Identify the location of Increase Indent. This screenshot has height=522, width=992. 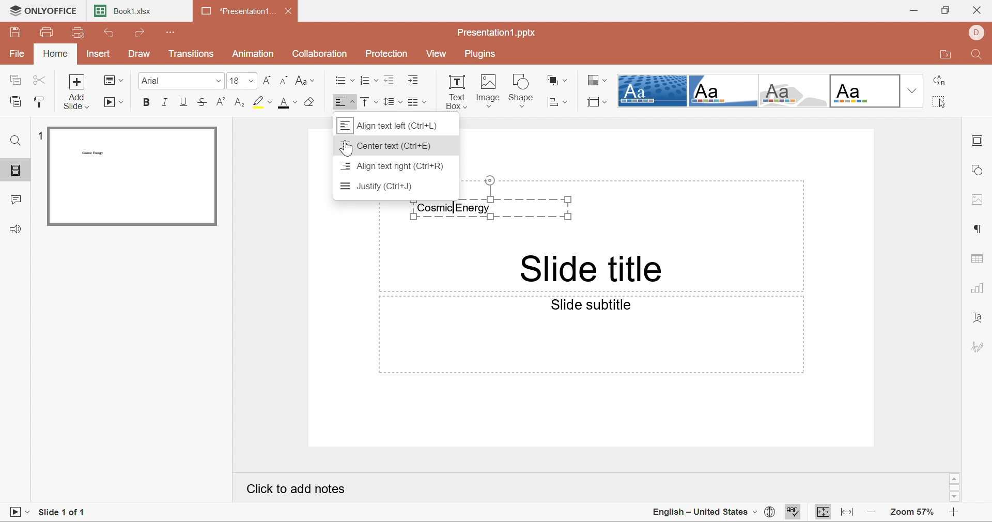
(414, 80).